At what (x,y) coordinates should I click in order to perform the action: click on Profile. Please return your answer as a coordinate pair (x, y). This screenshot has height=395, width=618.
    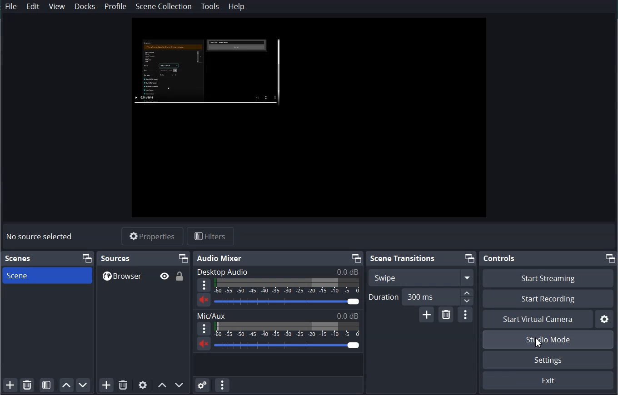
    Looking at the image, I should click on (115, 6).